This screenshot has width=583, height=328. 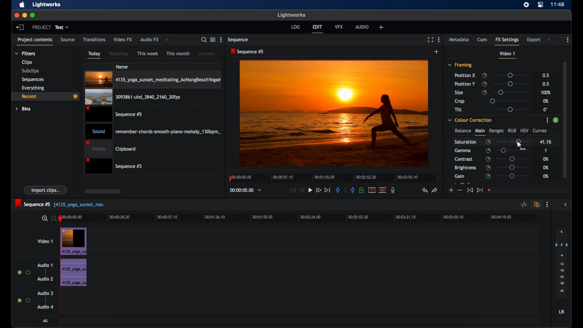 I want to click on more options, so click(x=547, y=205).